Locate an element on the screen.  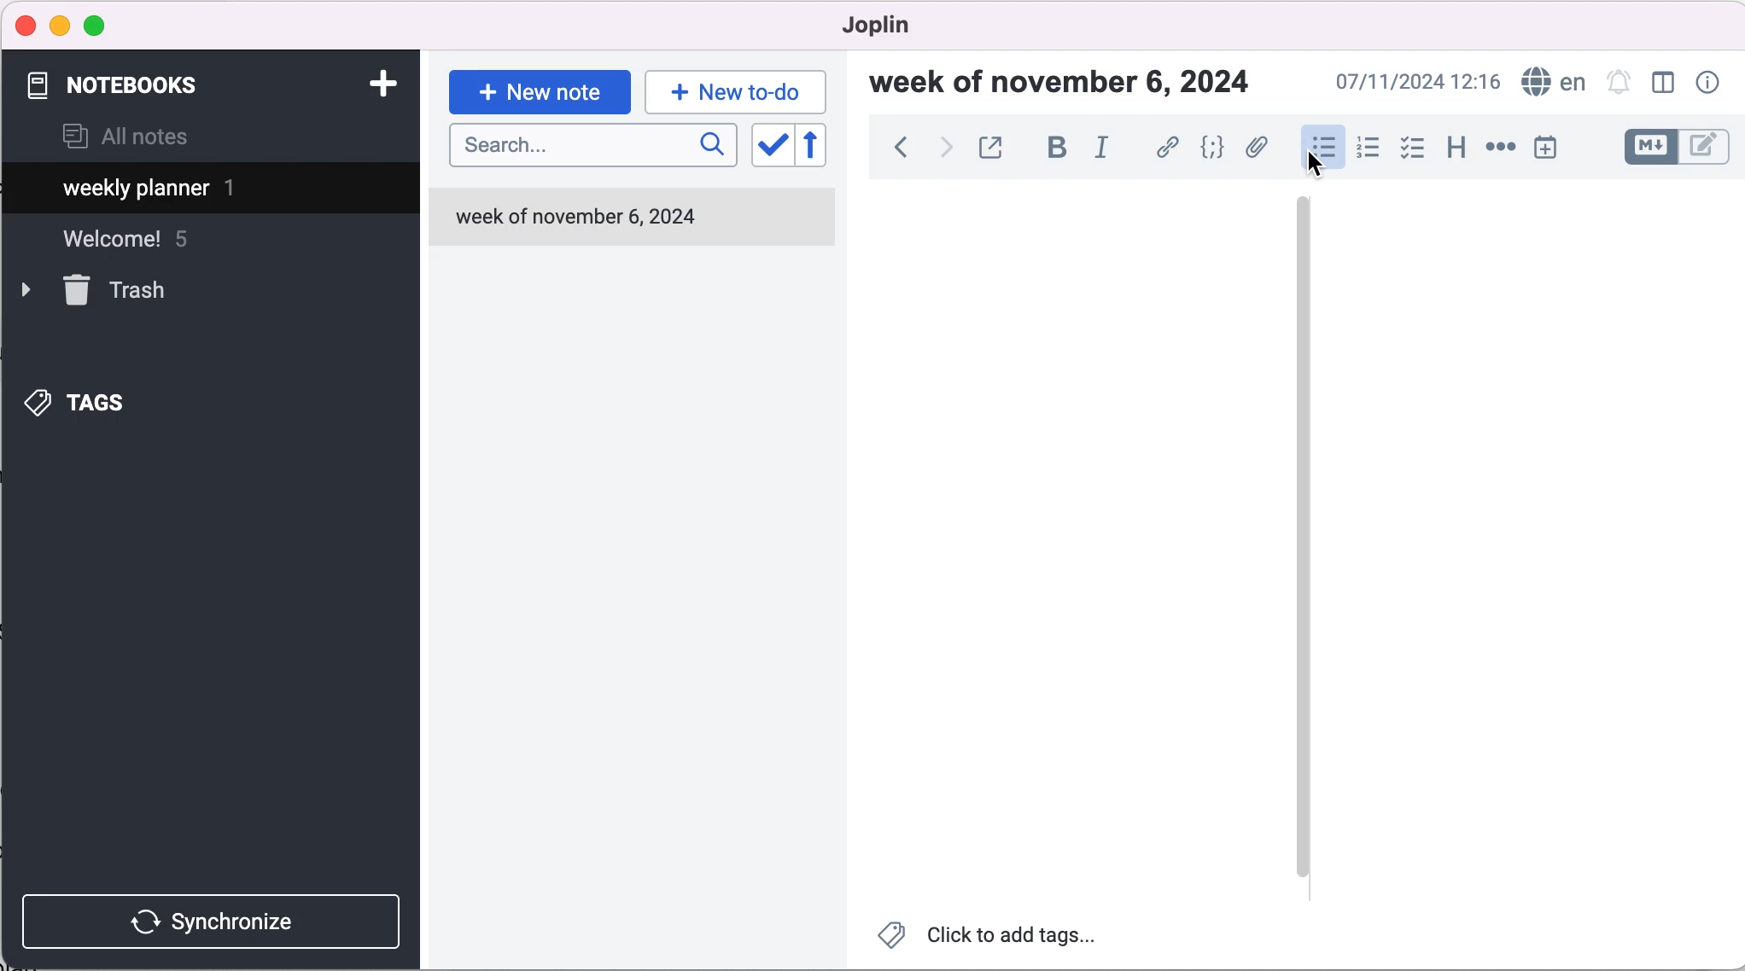
toggle external editing is located at coordinates (993, 149).